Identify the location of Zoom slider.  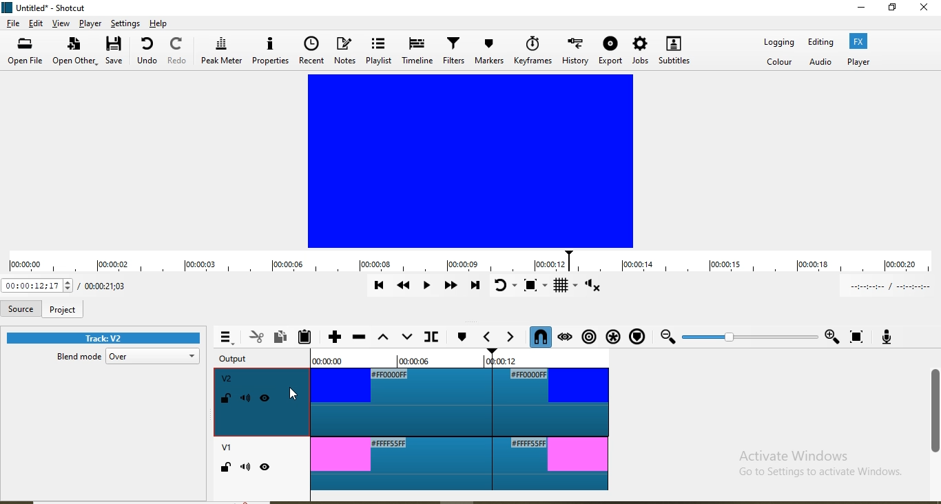
(749, 336).